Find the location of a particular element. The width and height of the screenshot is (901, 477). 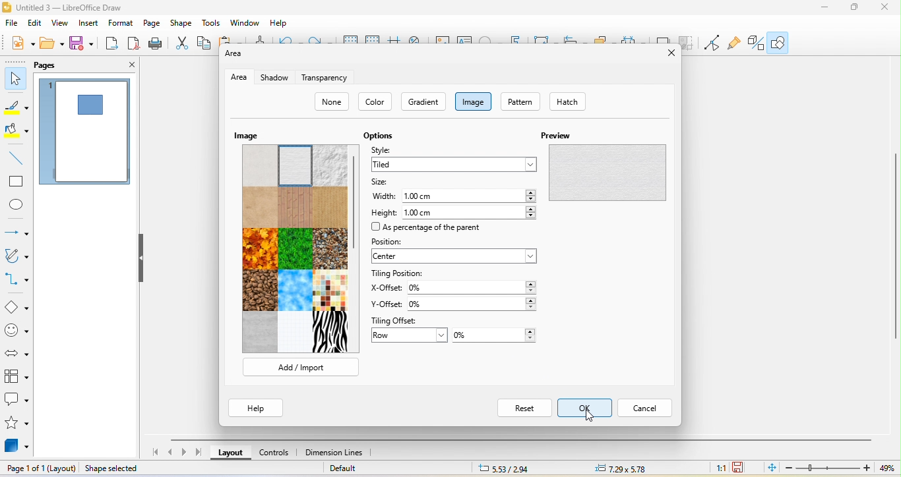

width is located at coordinates (384, 198).